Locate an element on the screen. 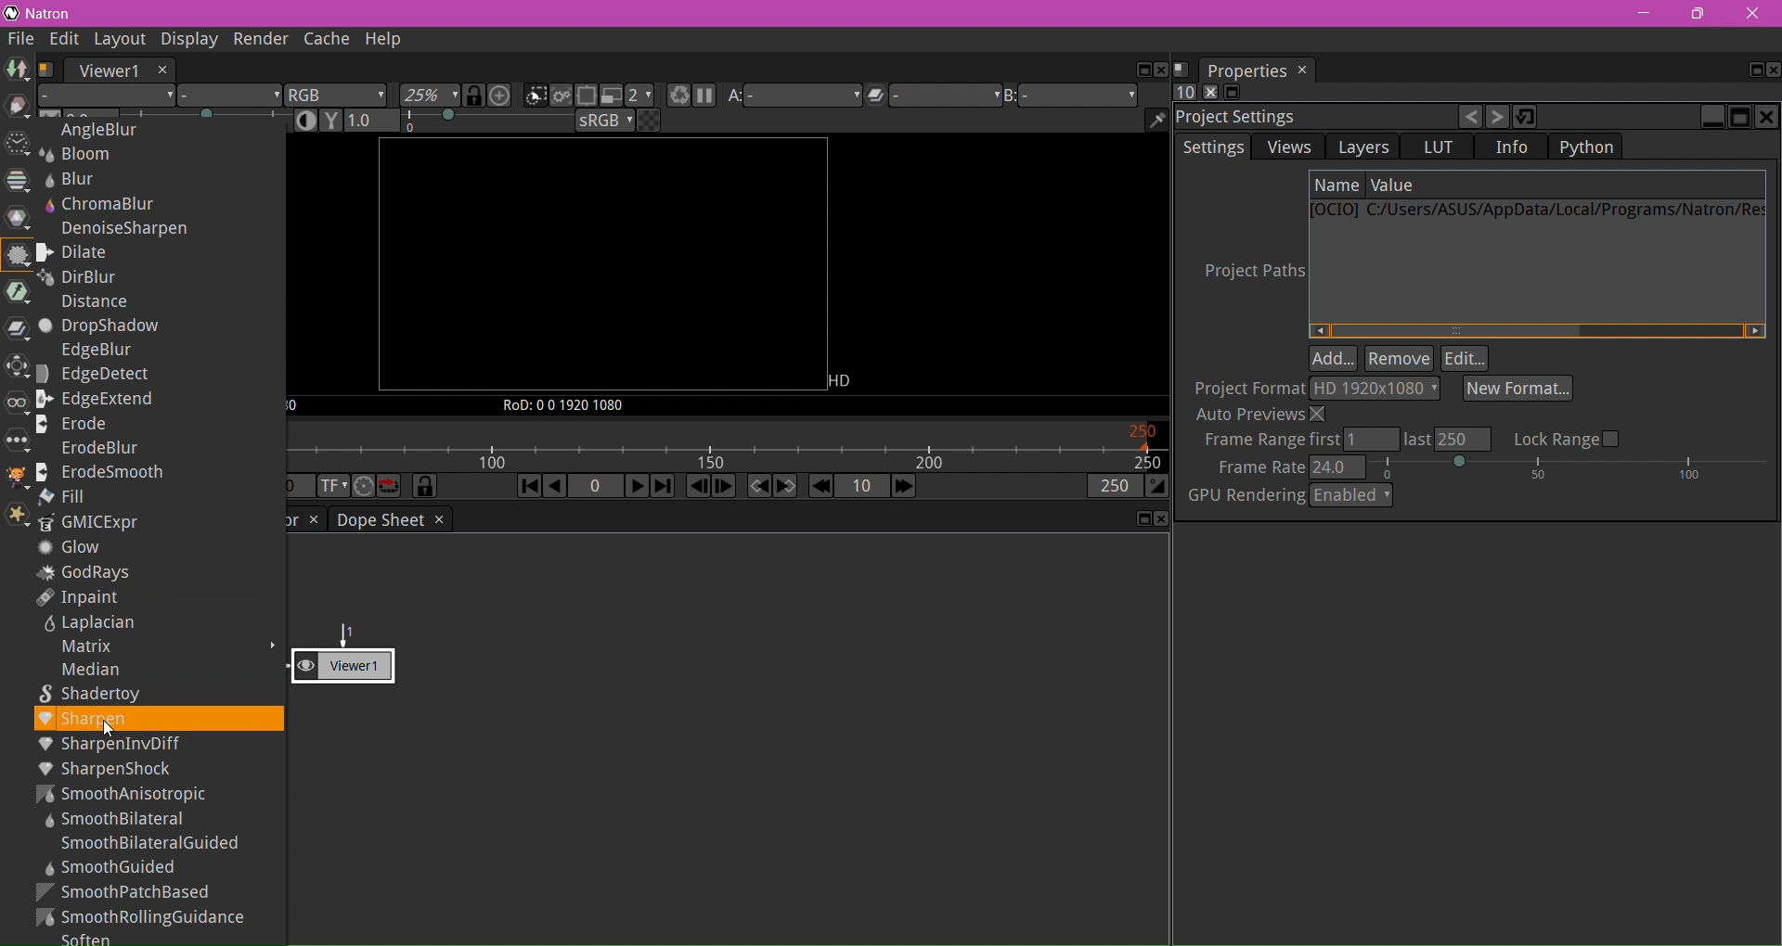  AngleBlur is located at coordinates (91, 130).